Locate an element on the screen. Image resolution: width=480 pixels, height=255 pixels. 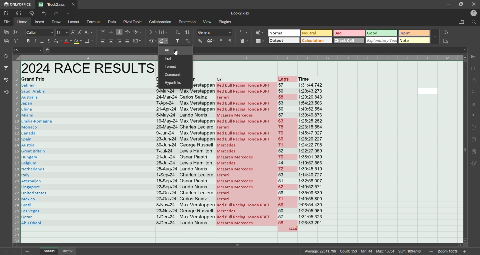
align bottom is located at coordinates (119, 31).